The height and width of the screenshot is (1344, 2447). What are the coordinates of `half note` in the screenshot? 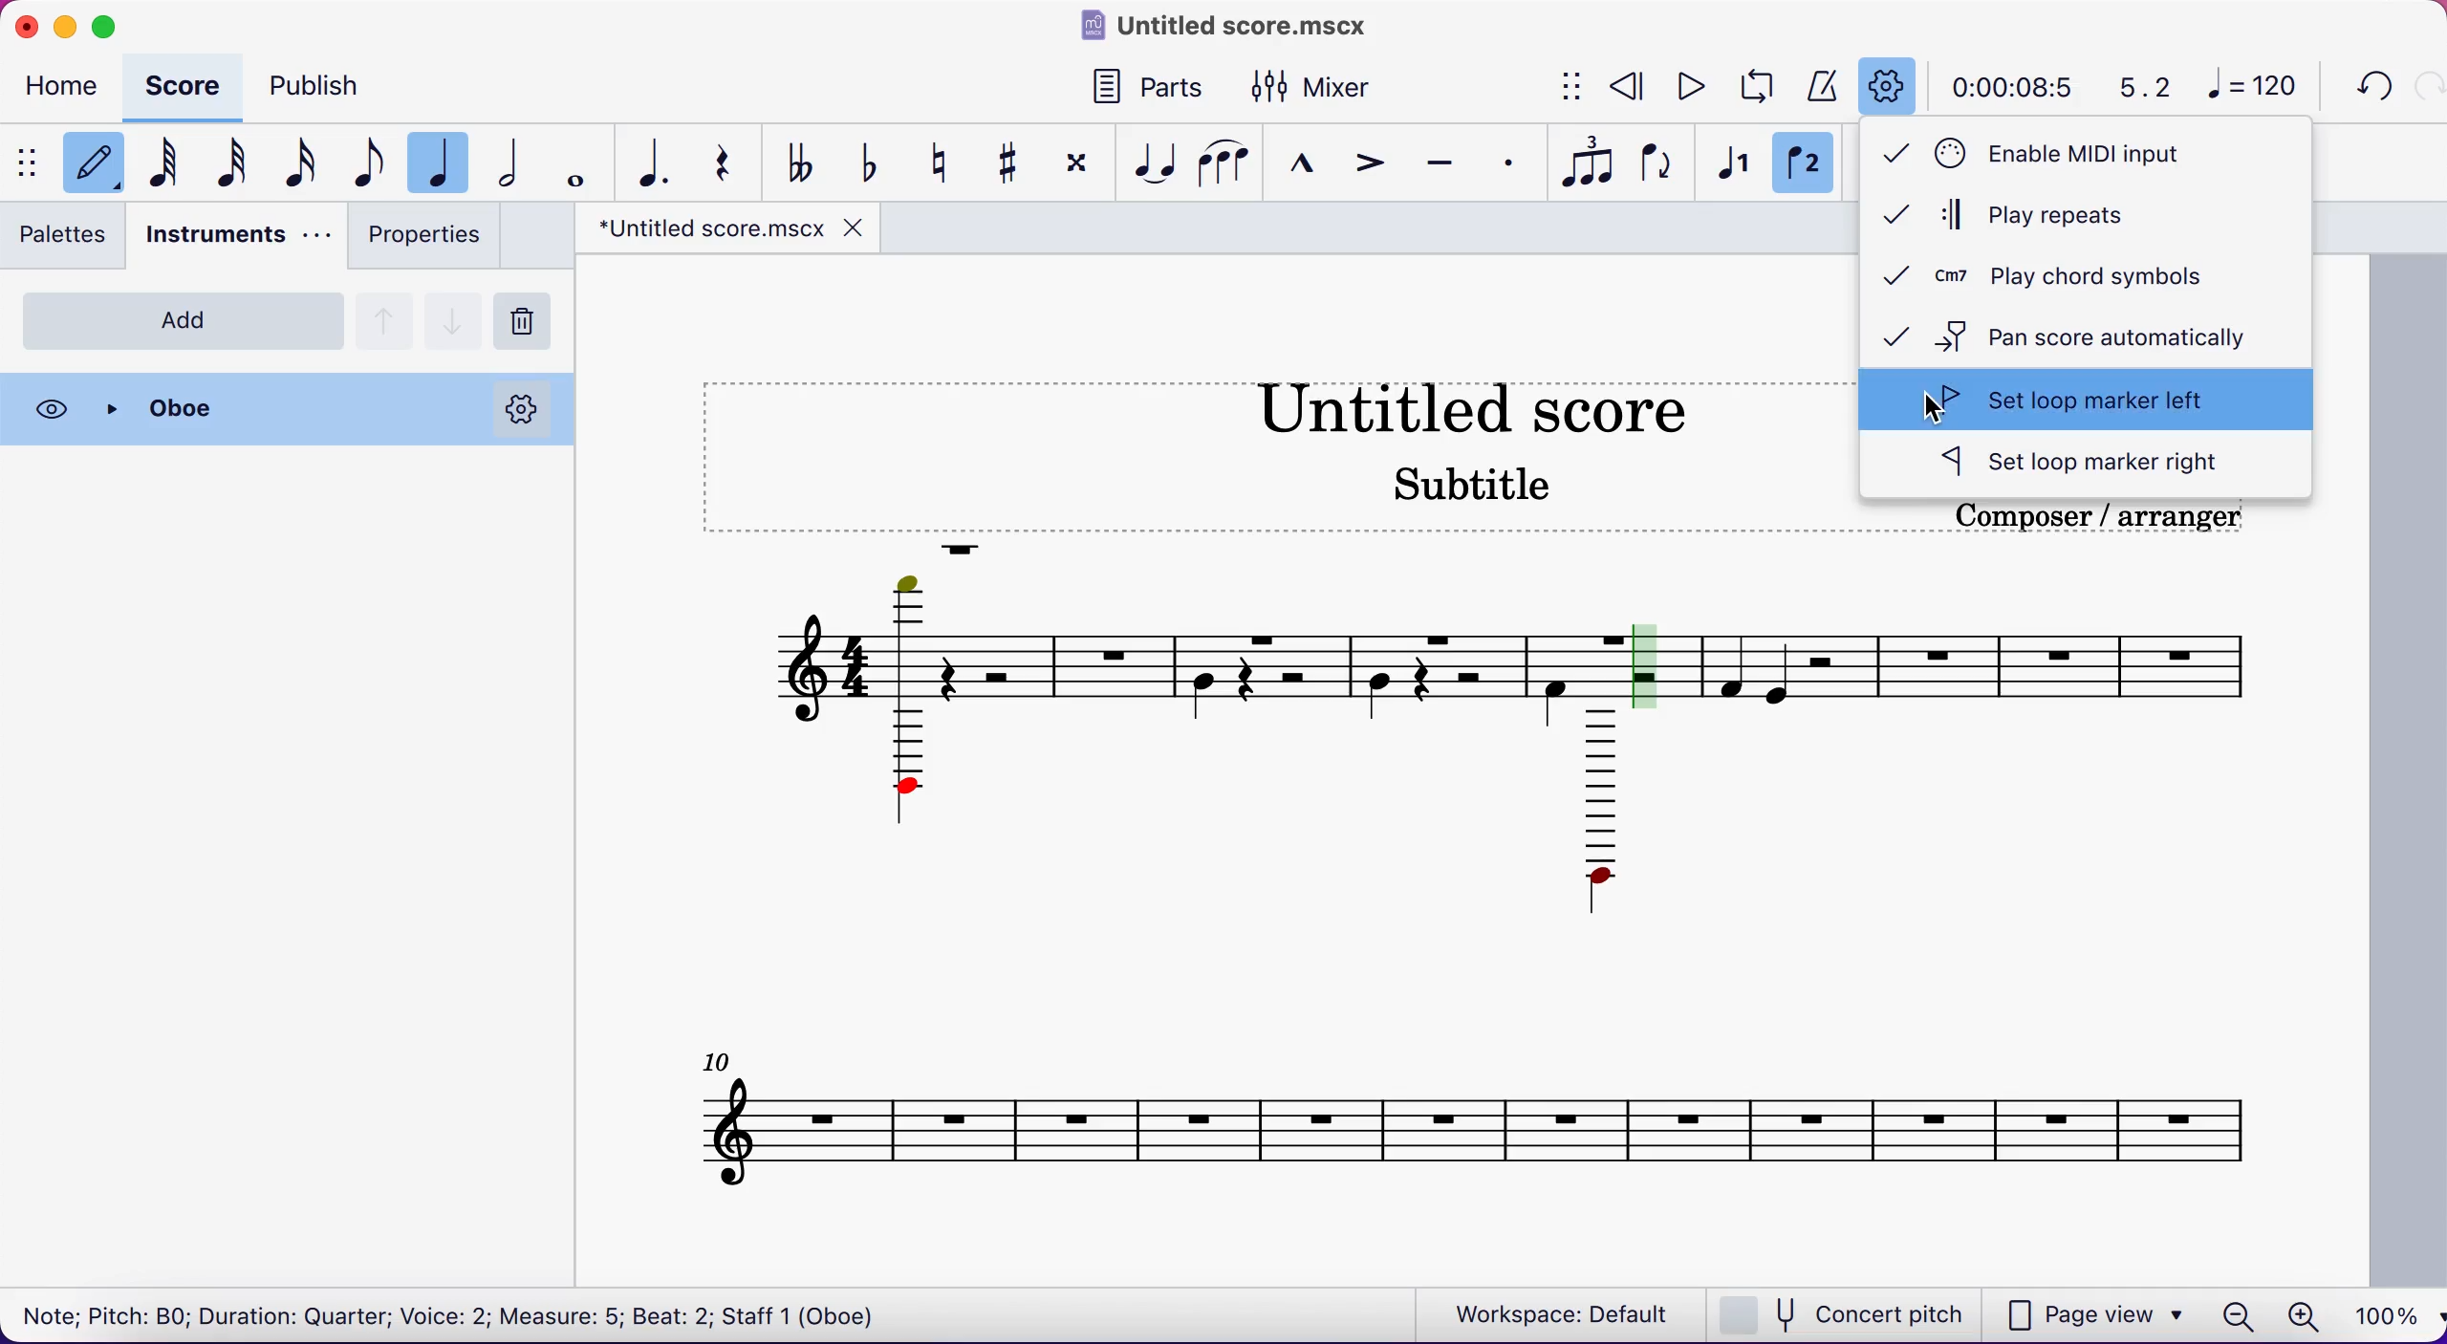 It's located at (517, 163).